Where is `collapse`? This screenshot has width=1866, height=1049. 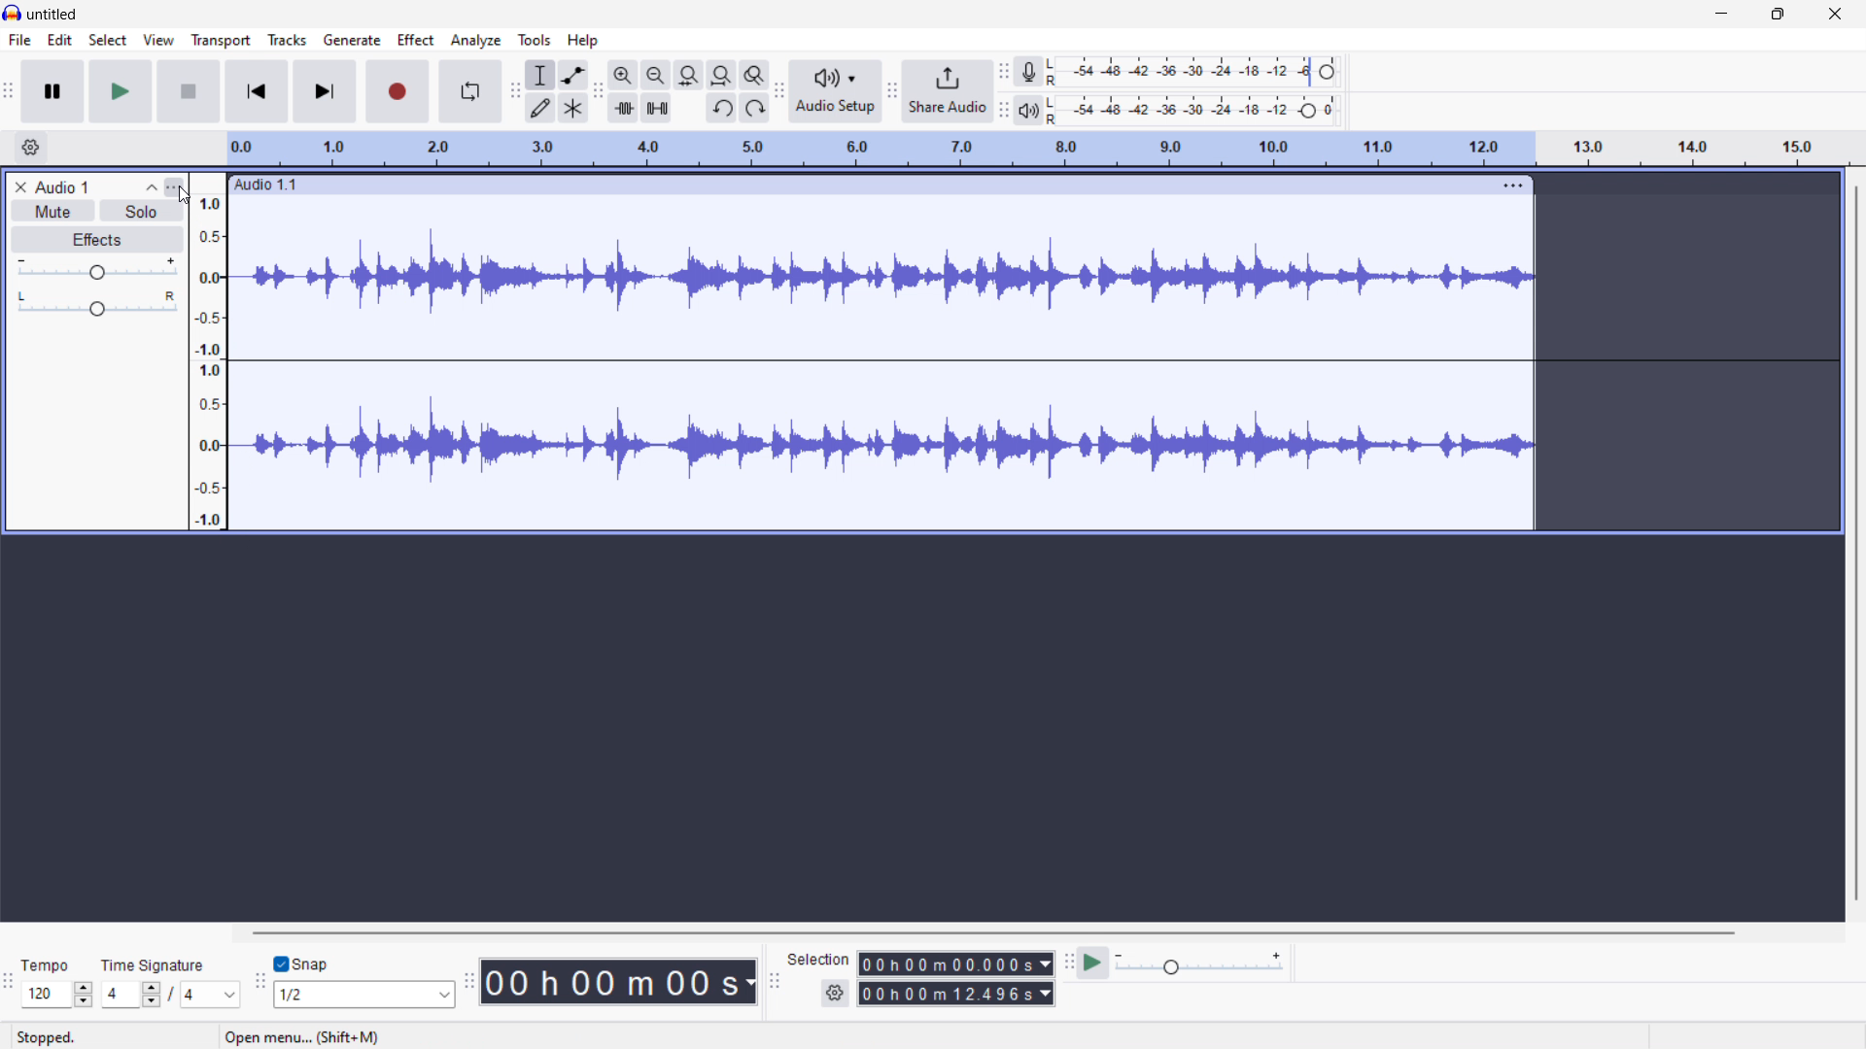 collapse is located at coordinates (151, 186).